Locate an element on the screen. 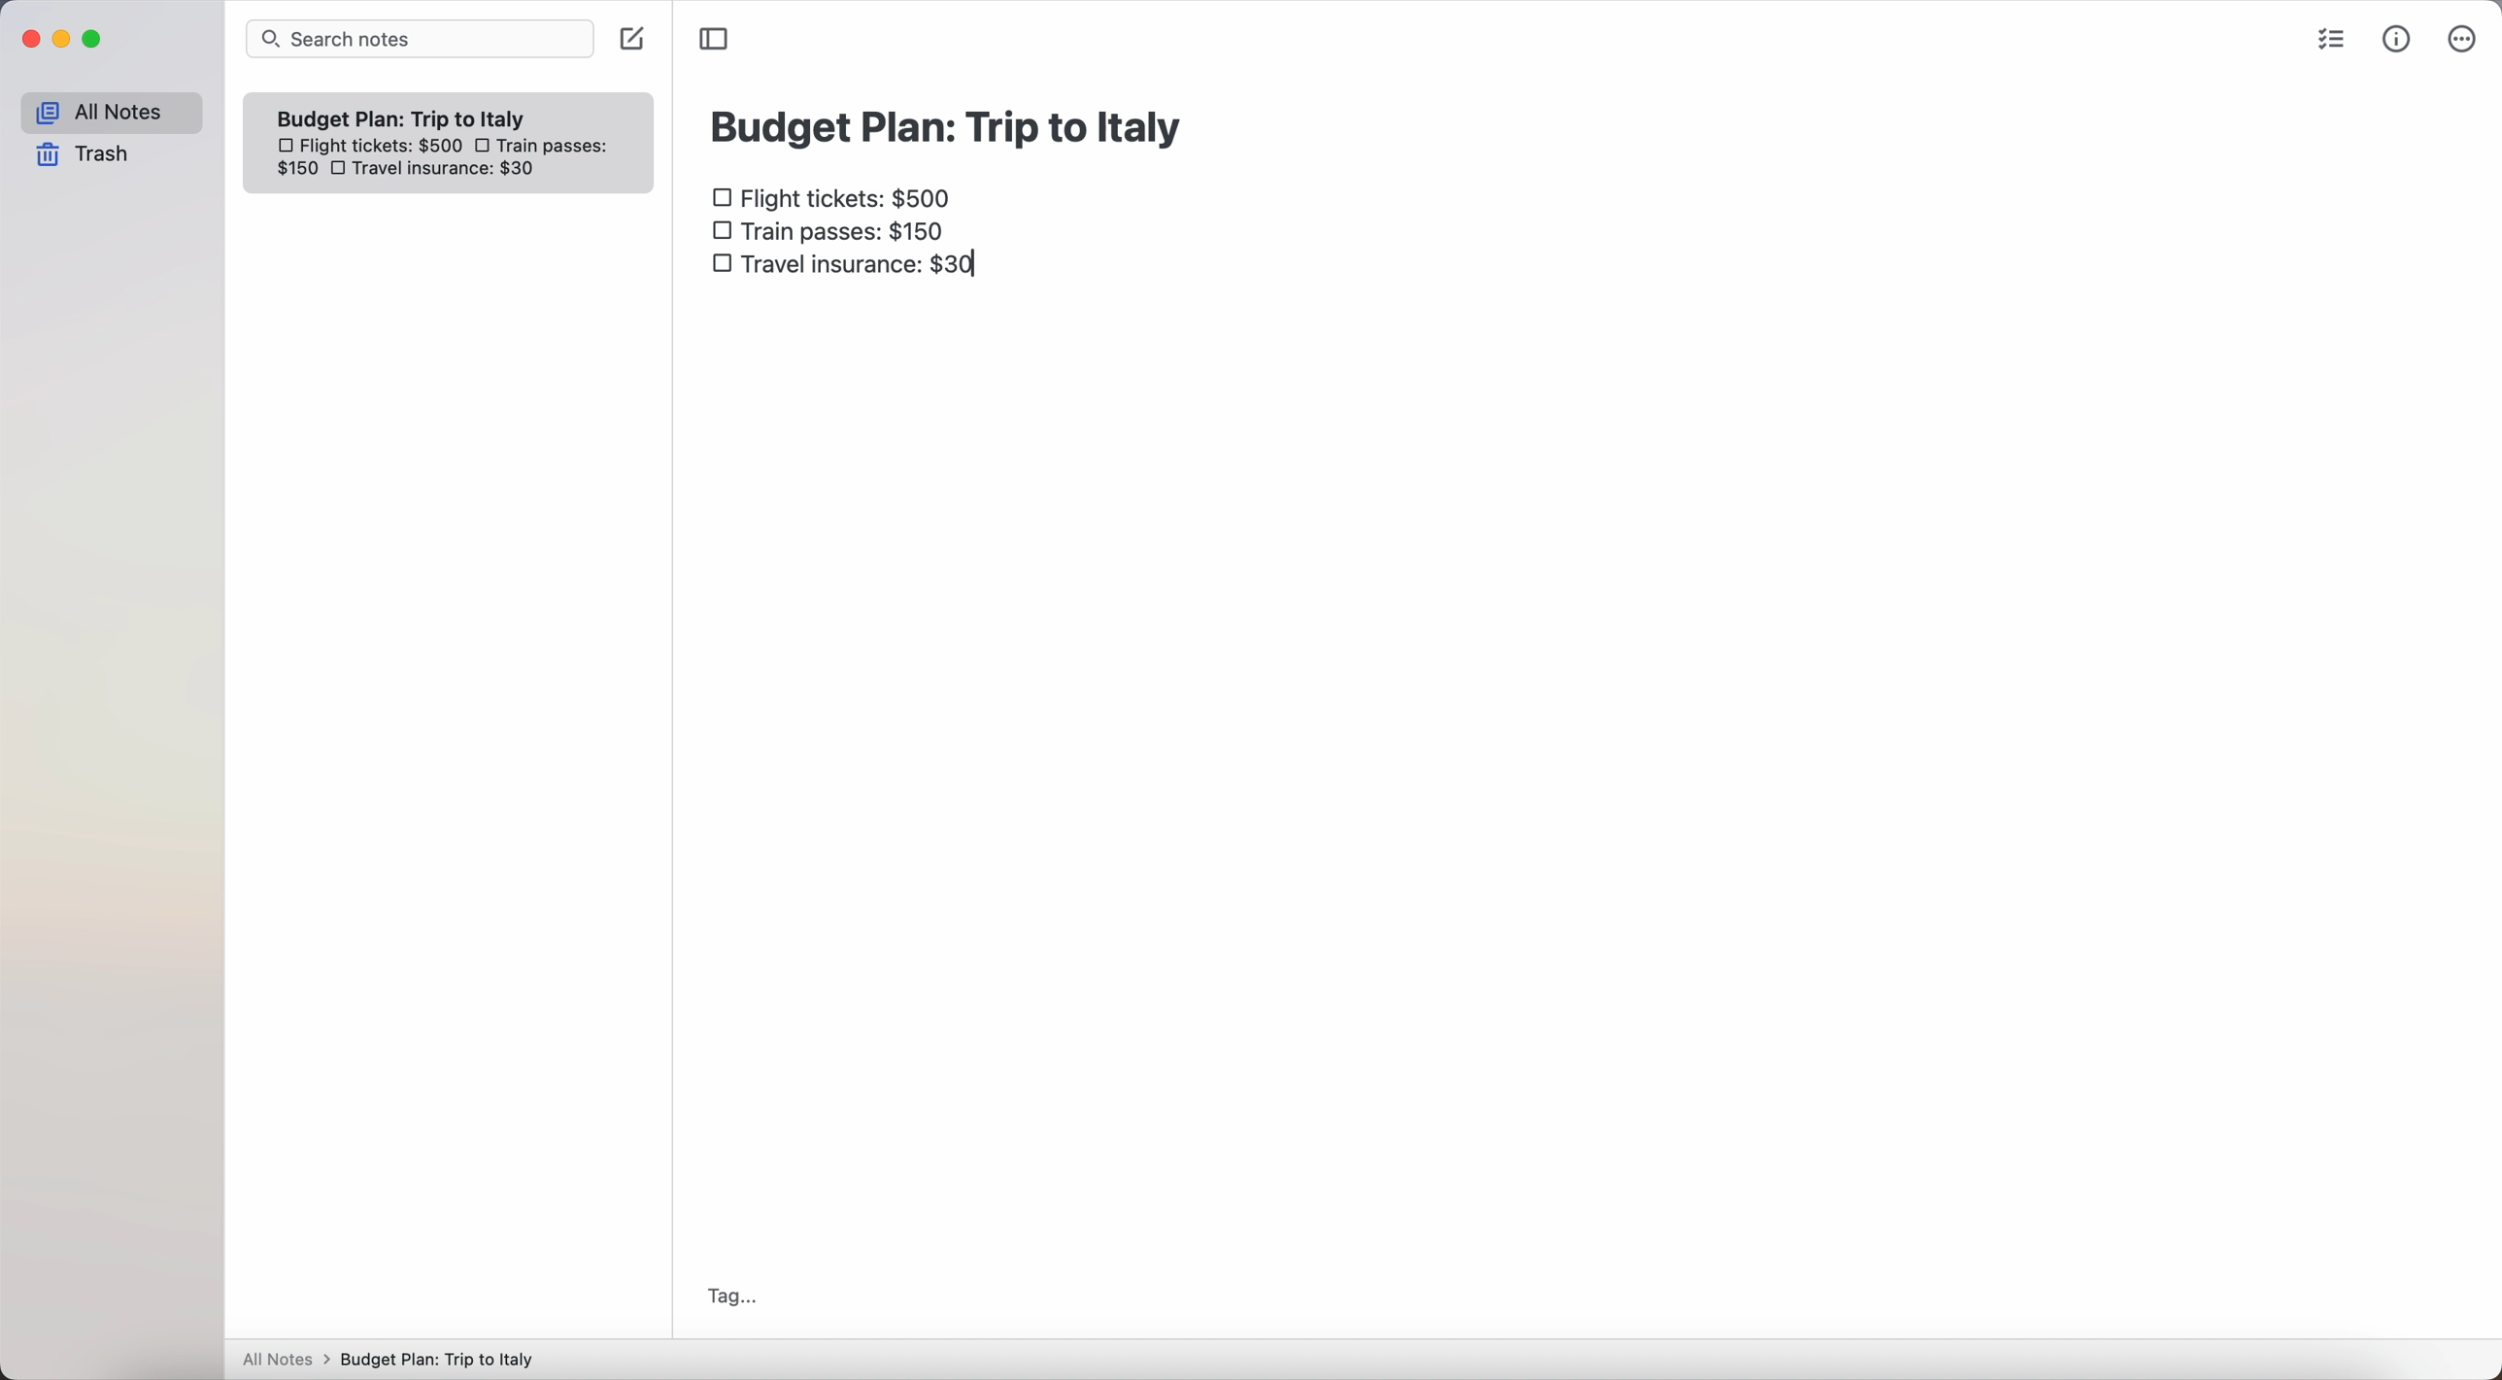  tag is located at coordinates (732, 1296).